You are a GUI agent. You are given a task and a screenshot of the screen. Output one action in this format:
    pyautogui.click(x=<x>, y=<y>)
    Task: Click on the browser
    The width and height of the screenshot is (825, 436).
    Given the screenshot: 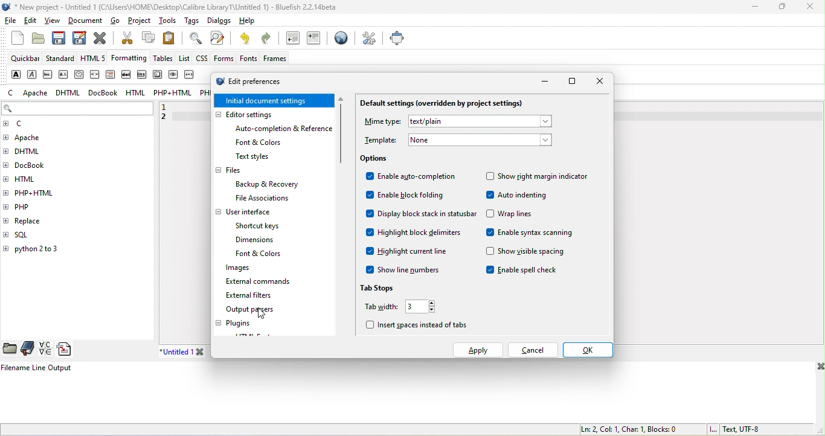 What is the action you would take?
    pyautogui.click(x=339, y=40)
    